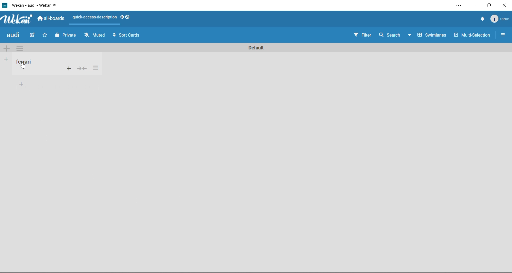 The width and height of the screenshot is (512, 273). What do you see at coordinates (22, 84) in the screenshot?
I see `add list` at bounding box center [22, 84].